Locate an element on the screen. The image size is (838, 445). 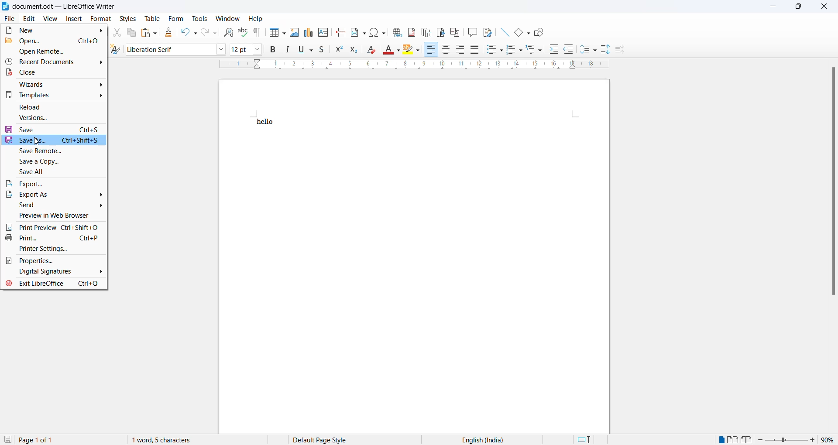
Current selected font size is located at coordinates (240, 49).